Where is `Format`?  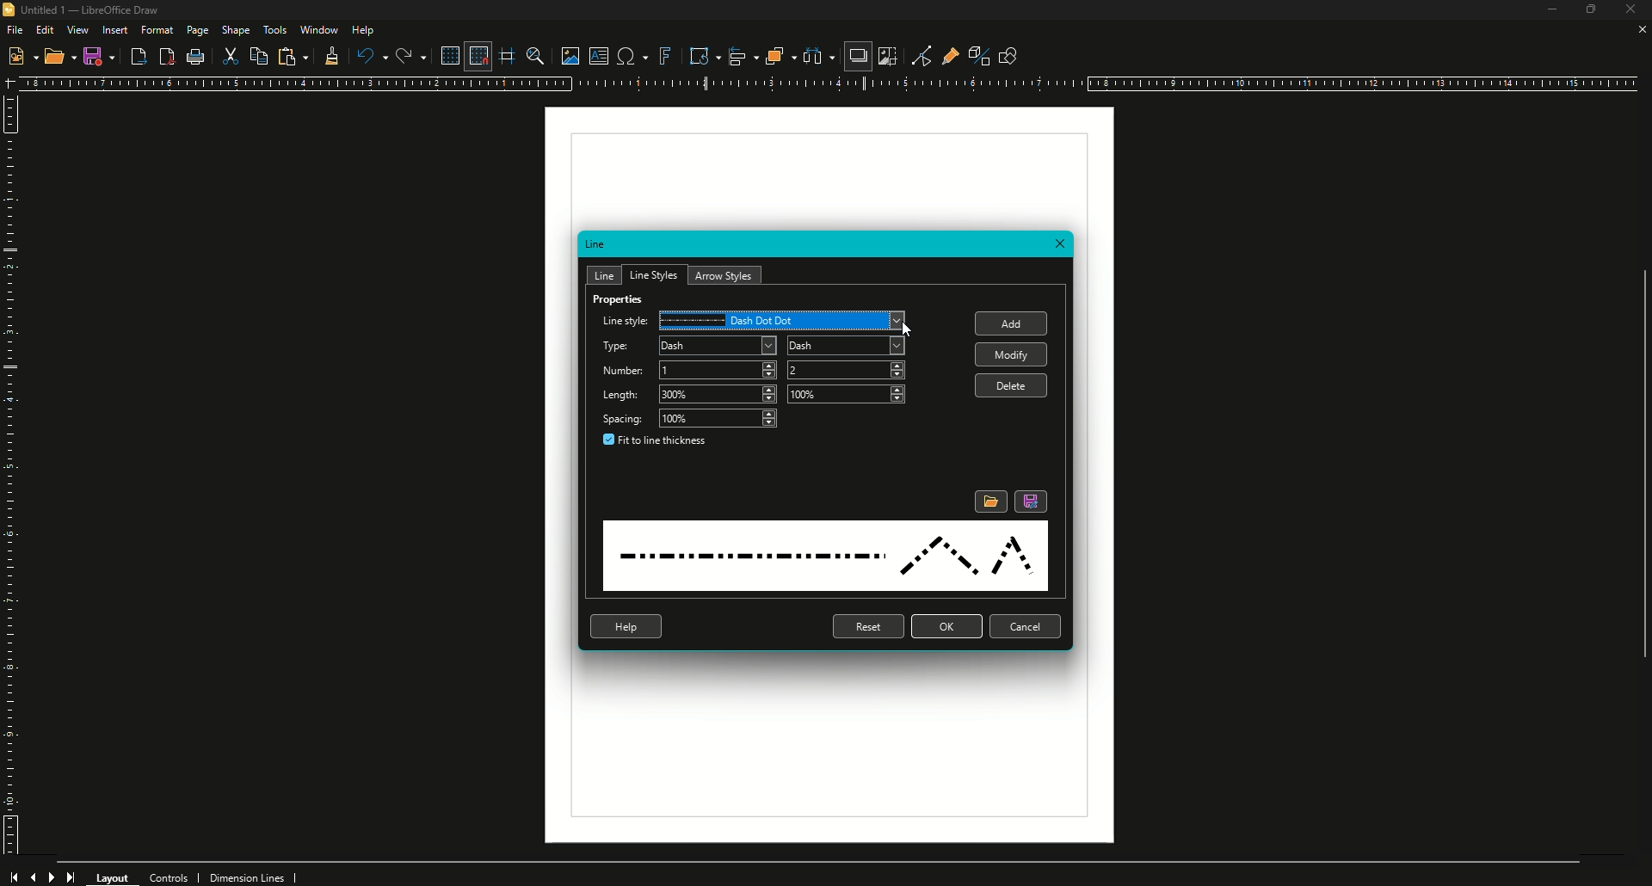
Format is located at coordinates (157, 30).